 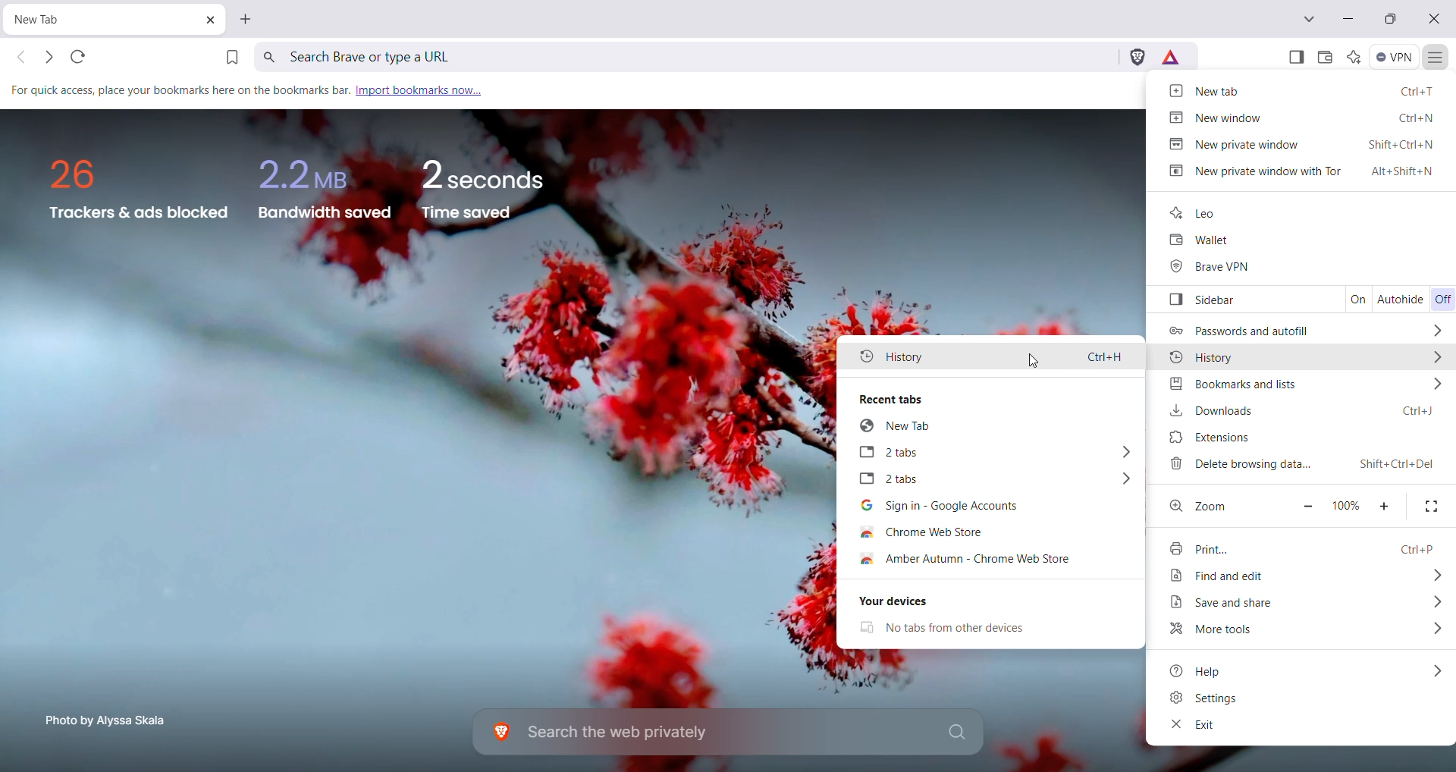 What do you see at coordinates (1304, 547) in the screenshot?
I see `Print` at bounding box center [1304, 547].